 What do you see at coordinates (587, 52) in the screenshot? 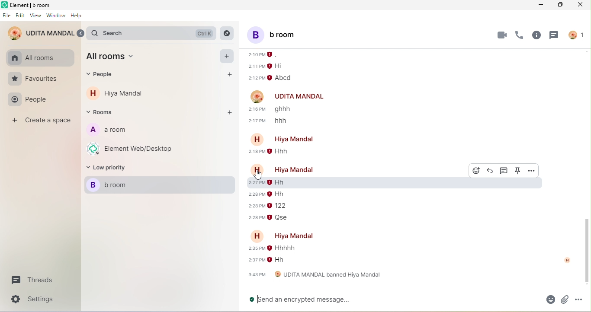
I see `scroll up` at bounding box center [587, 52].